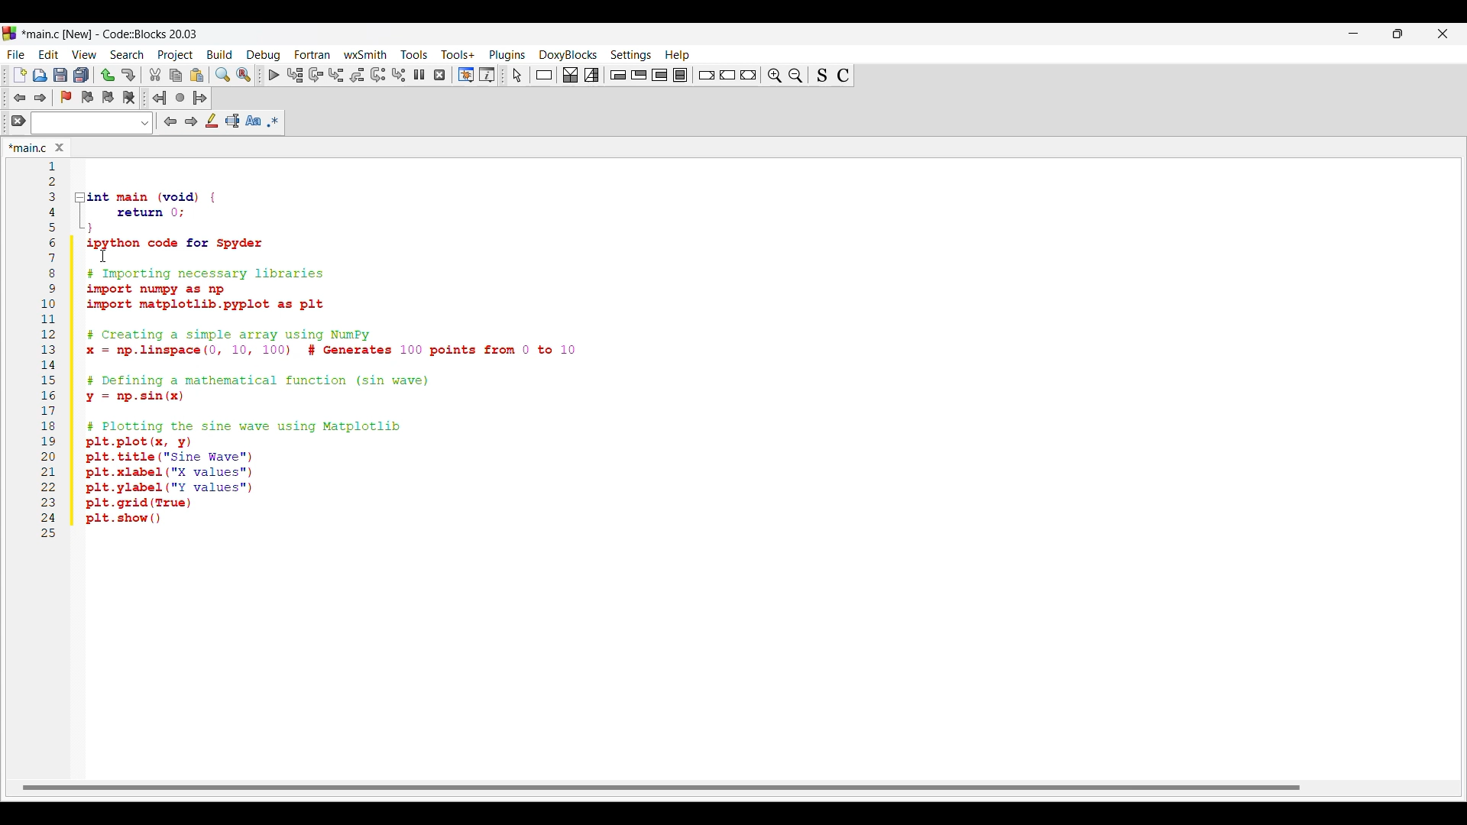 Image resolution: width=1467 pixels, height=825 pixels. What do you see at coordinates (40, 98) in the screenshot?
I see `Toggle forward` at bounding box center [40, 98].